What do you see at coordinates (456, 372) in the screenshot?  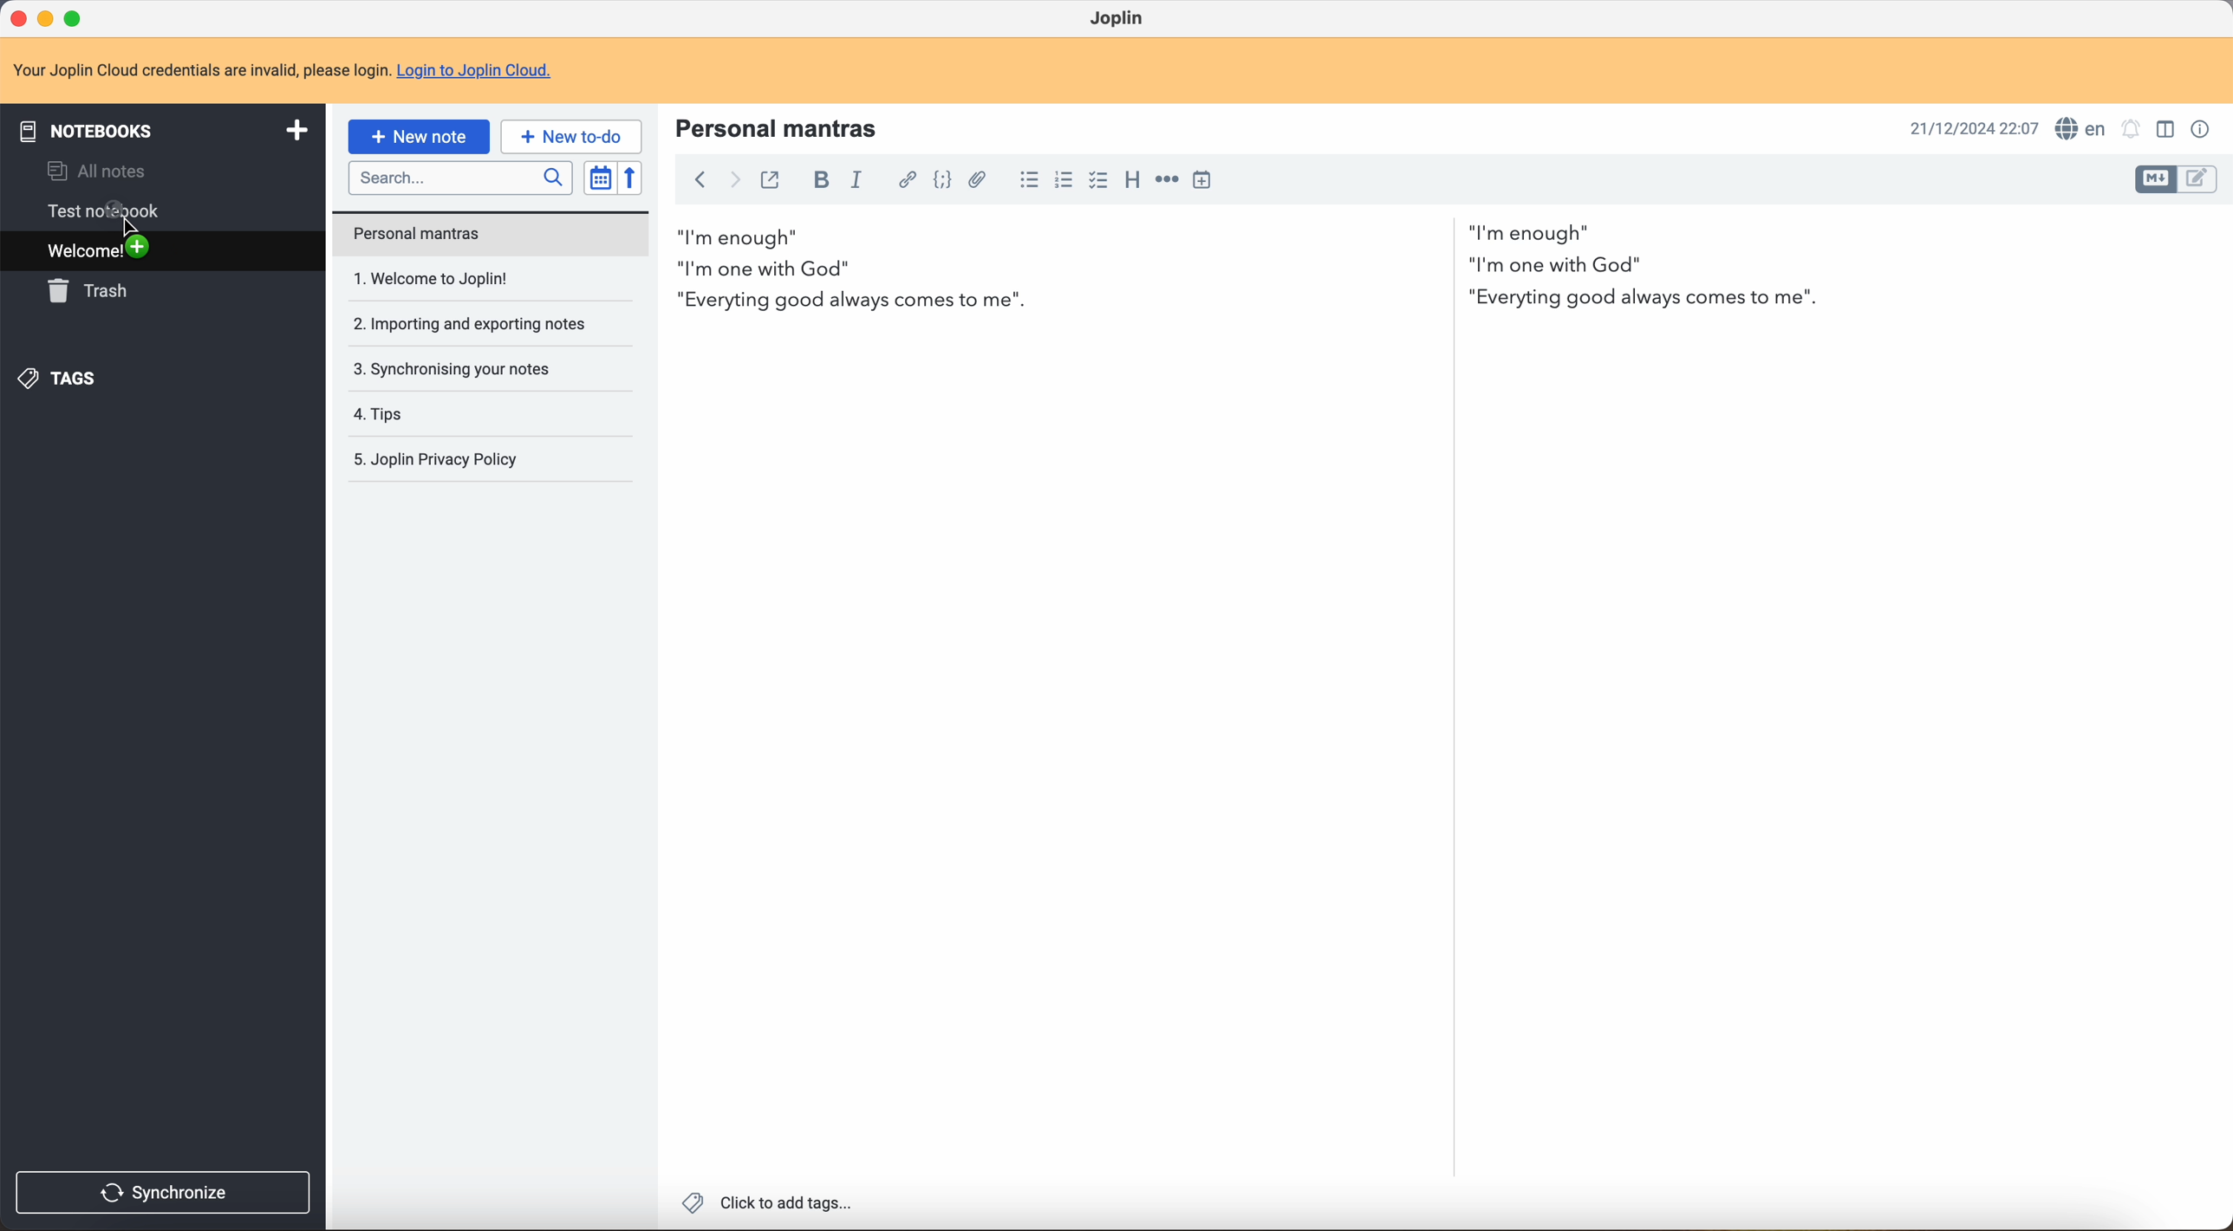 I see `synchronising your notes` at bounding box center [456, 372].